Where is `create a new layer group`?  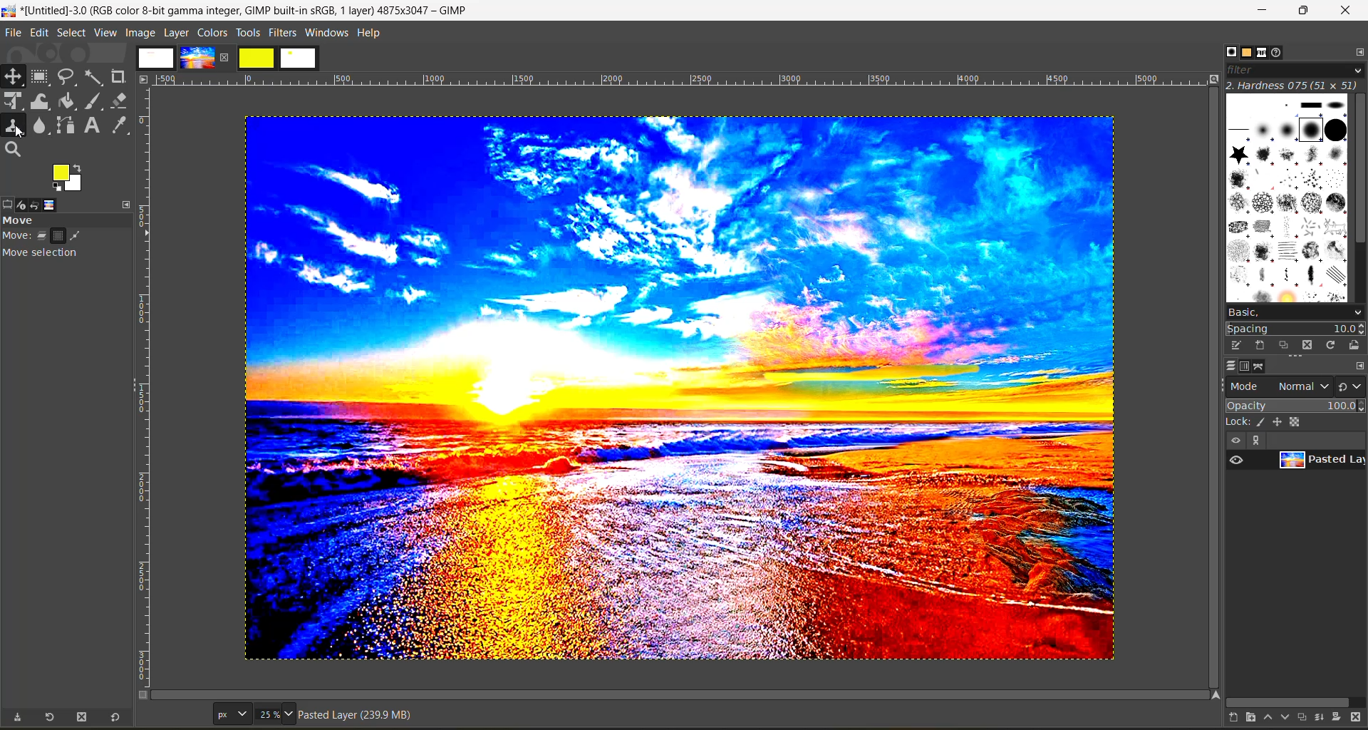 create a new layer group is located at coordinates (1243, 718).